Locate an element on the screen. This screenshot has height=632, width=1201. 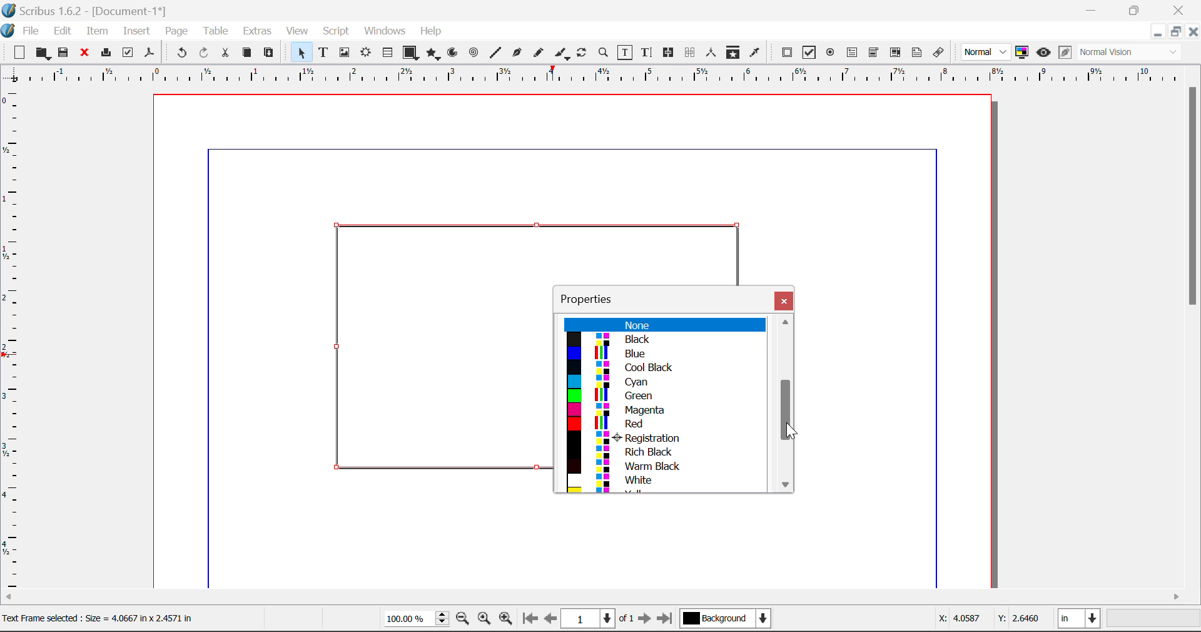
None is located at coordinates (664, 325).